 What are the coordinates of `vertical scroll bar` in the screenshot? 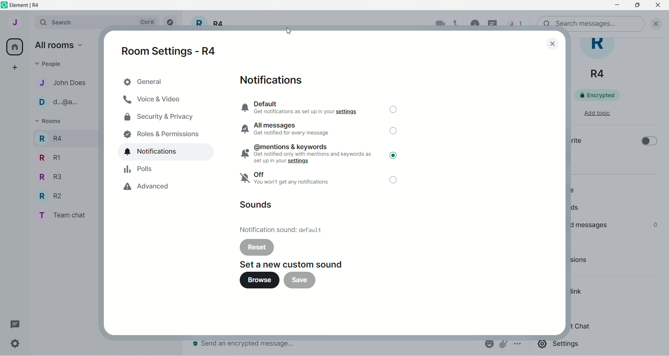 It's located at (563, 198).